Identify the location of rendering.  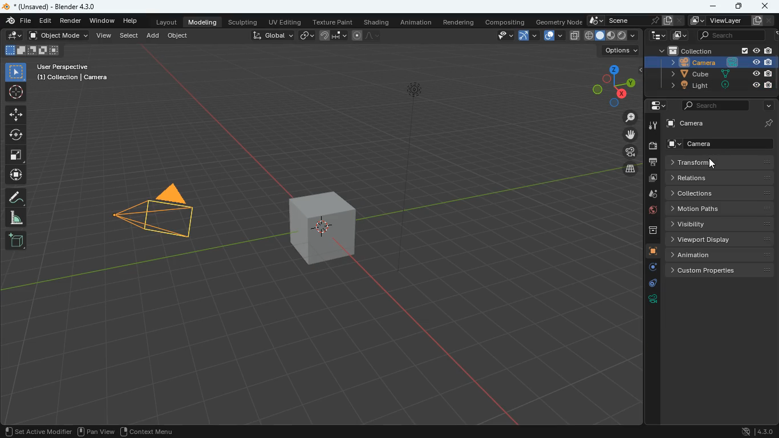
(459, 22).